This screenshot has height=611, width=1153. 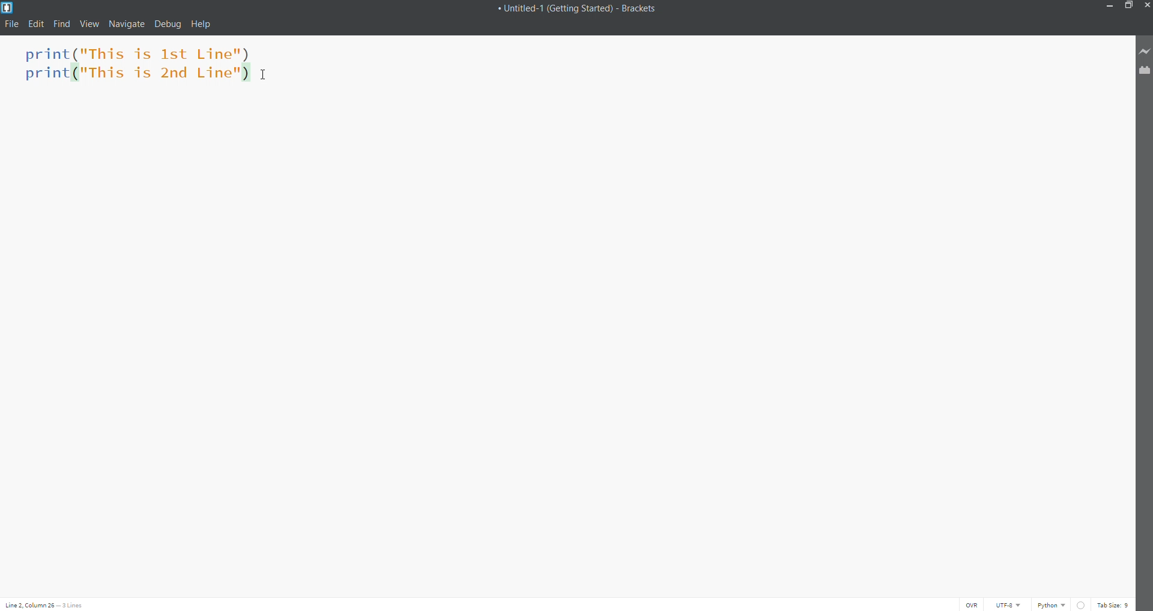 I want to click on « Untitled-1 (Getting Started) - Brackets, so click(x=583, y=8).